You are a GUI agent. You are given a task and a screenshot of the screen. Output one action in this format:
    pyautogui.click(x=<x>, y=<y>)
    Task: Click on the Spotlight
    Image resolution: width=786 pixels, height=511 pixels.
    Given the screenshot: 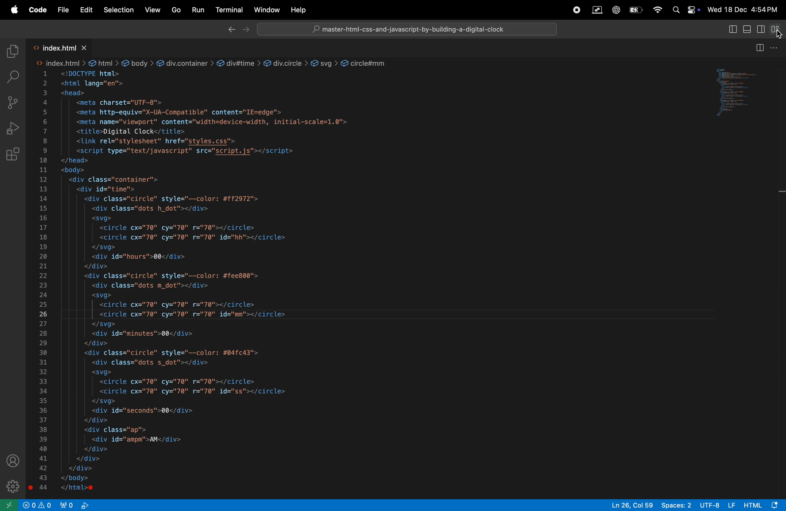 What is the action you would take?
    pyautogui.click(x=675, y=10)
    